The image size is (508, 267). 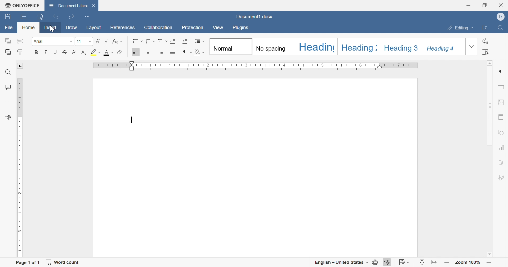 I want to click on Zoom out, so click(x=446, y=262).